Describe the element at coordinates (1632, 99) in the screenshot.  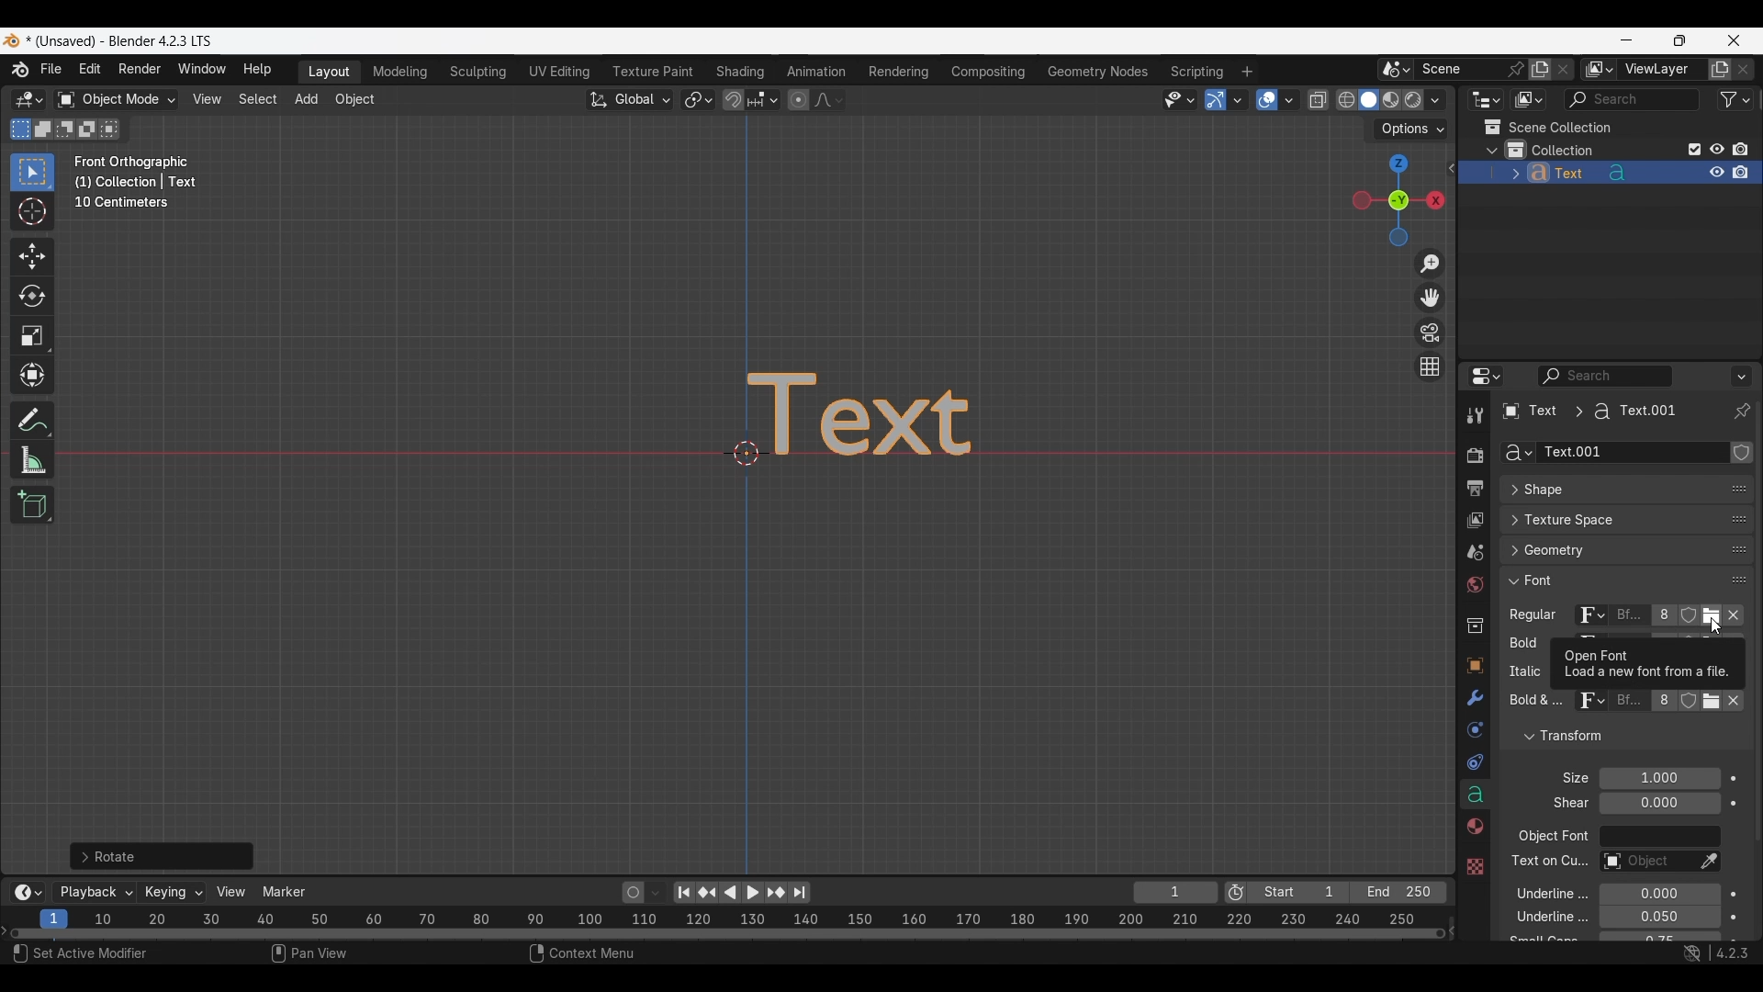
I see `Display filter` at that location.